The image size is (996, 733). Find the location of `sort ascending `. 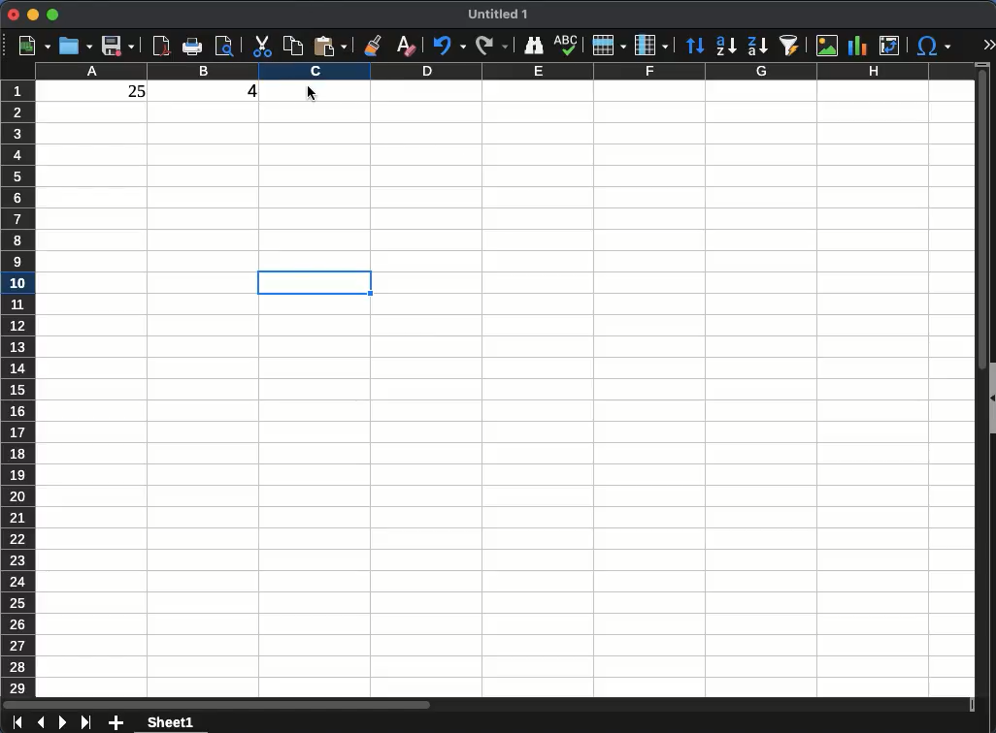

sort ascending  is located at coordinates (726, 48).